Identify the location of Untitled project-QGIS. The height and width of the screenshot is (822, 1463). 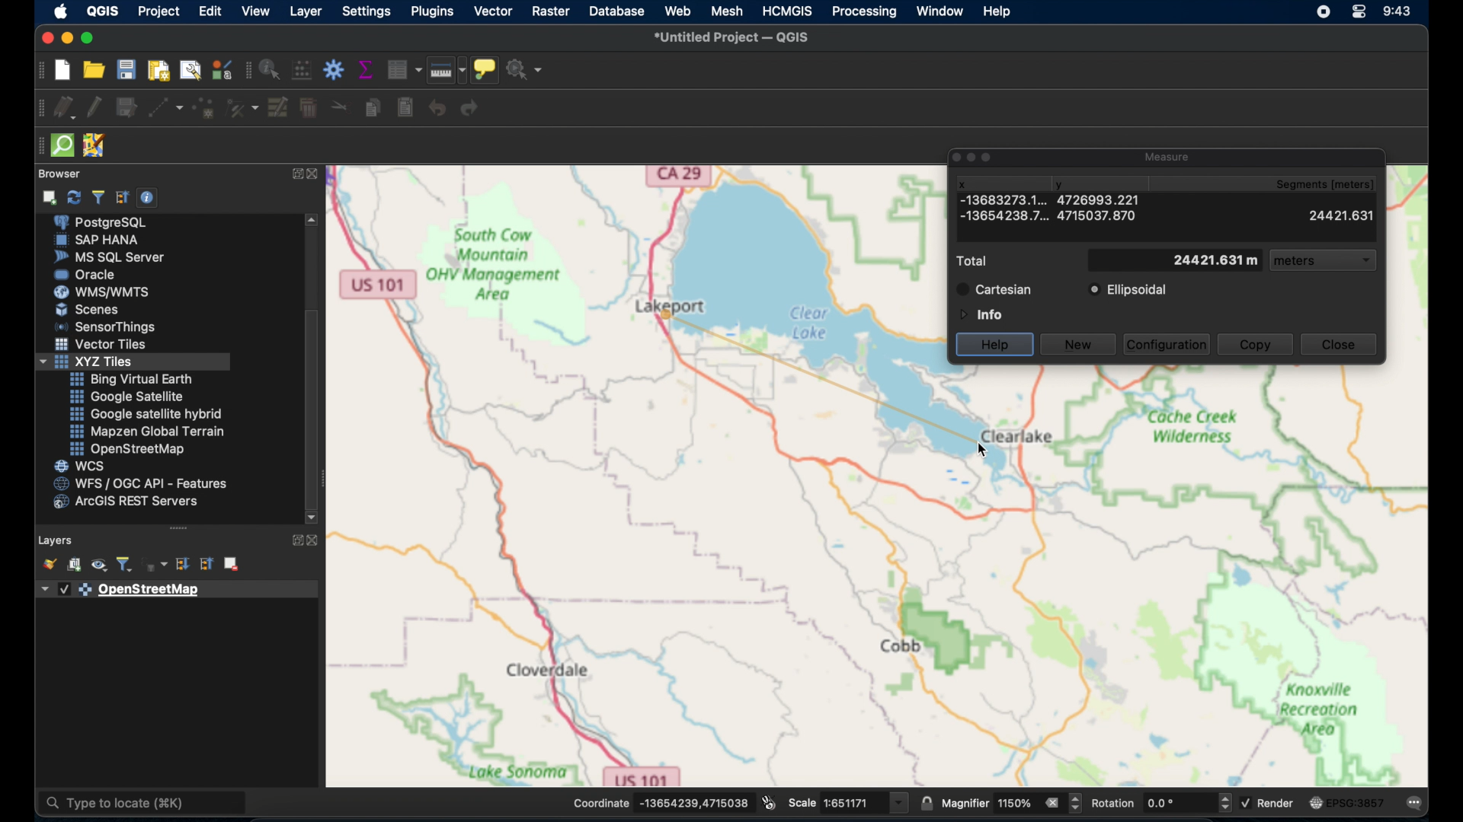
(733, 37).